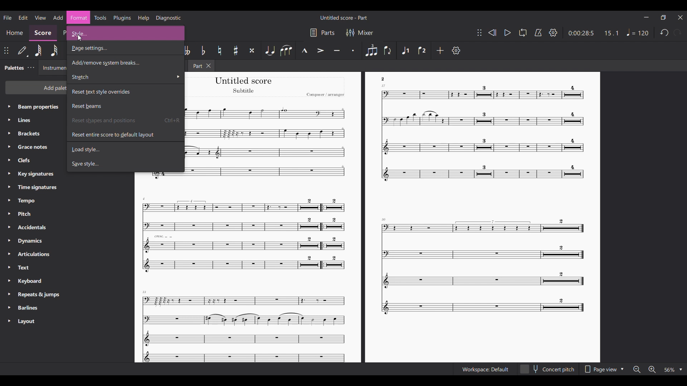 Image resolution: width=687 pixels, height=386 pixels. Describe the element at coordinates (337, 50) in the screenshot. I see `Tenuto` at that location.